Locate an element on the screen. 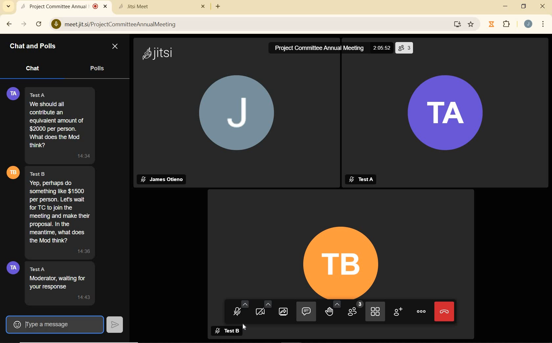  Sender Name -Test A is located at coordinates (42, 268).